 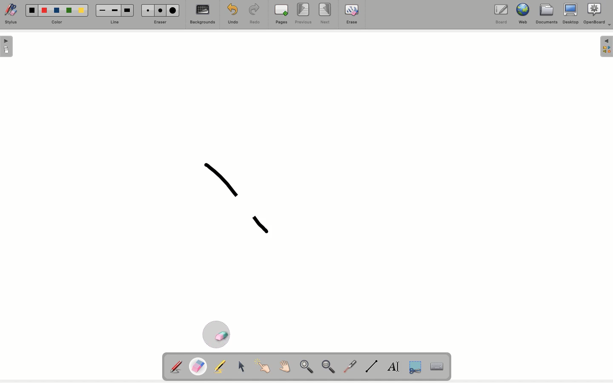 What do you see at coordinates (83, 11) in the screenshot?
I see `Yellow` at bounding box center [83, 11].